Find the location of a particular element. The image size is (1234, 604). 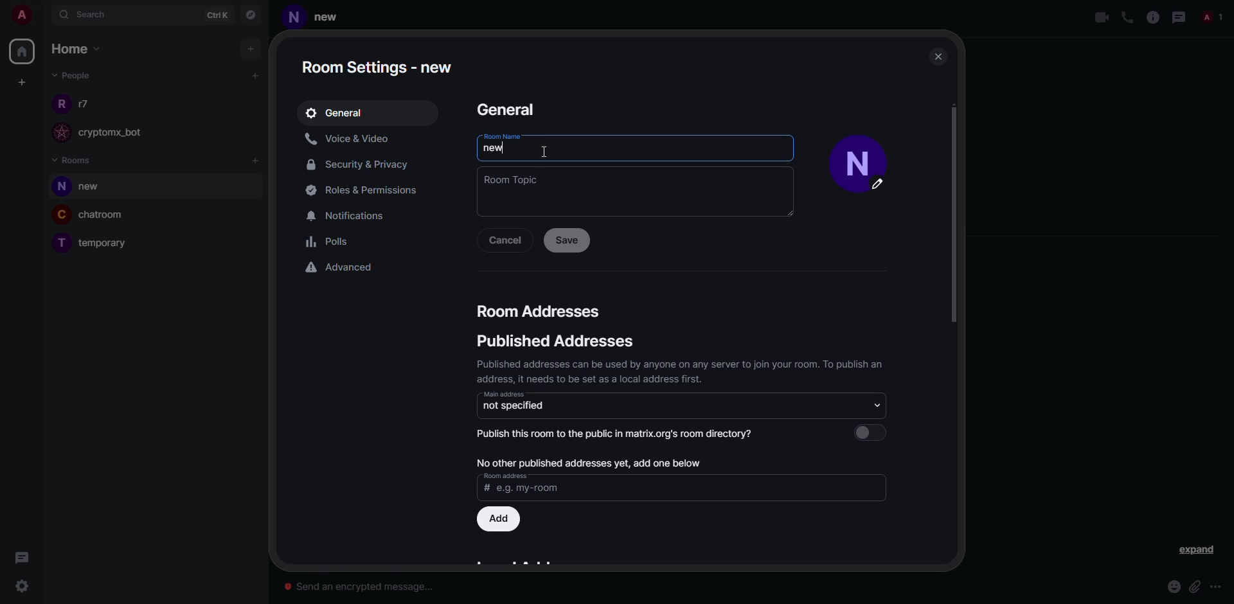

send encrypted message is located at coordinates (361, 583).